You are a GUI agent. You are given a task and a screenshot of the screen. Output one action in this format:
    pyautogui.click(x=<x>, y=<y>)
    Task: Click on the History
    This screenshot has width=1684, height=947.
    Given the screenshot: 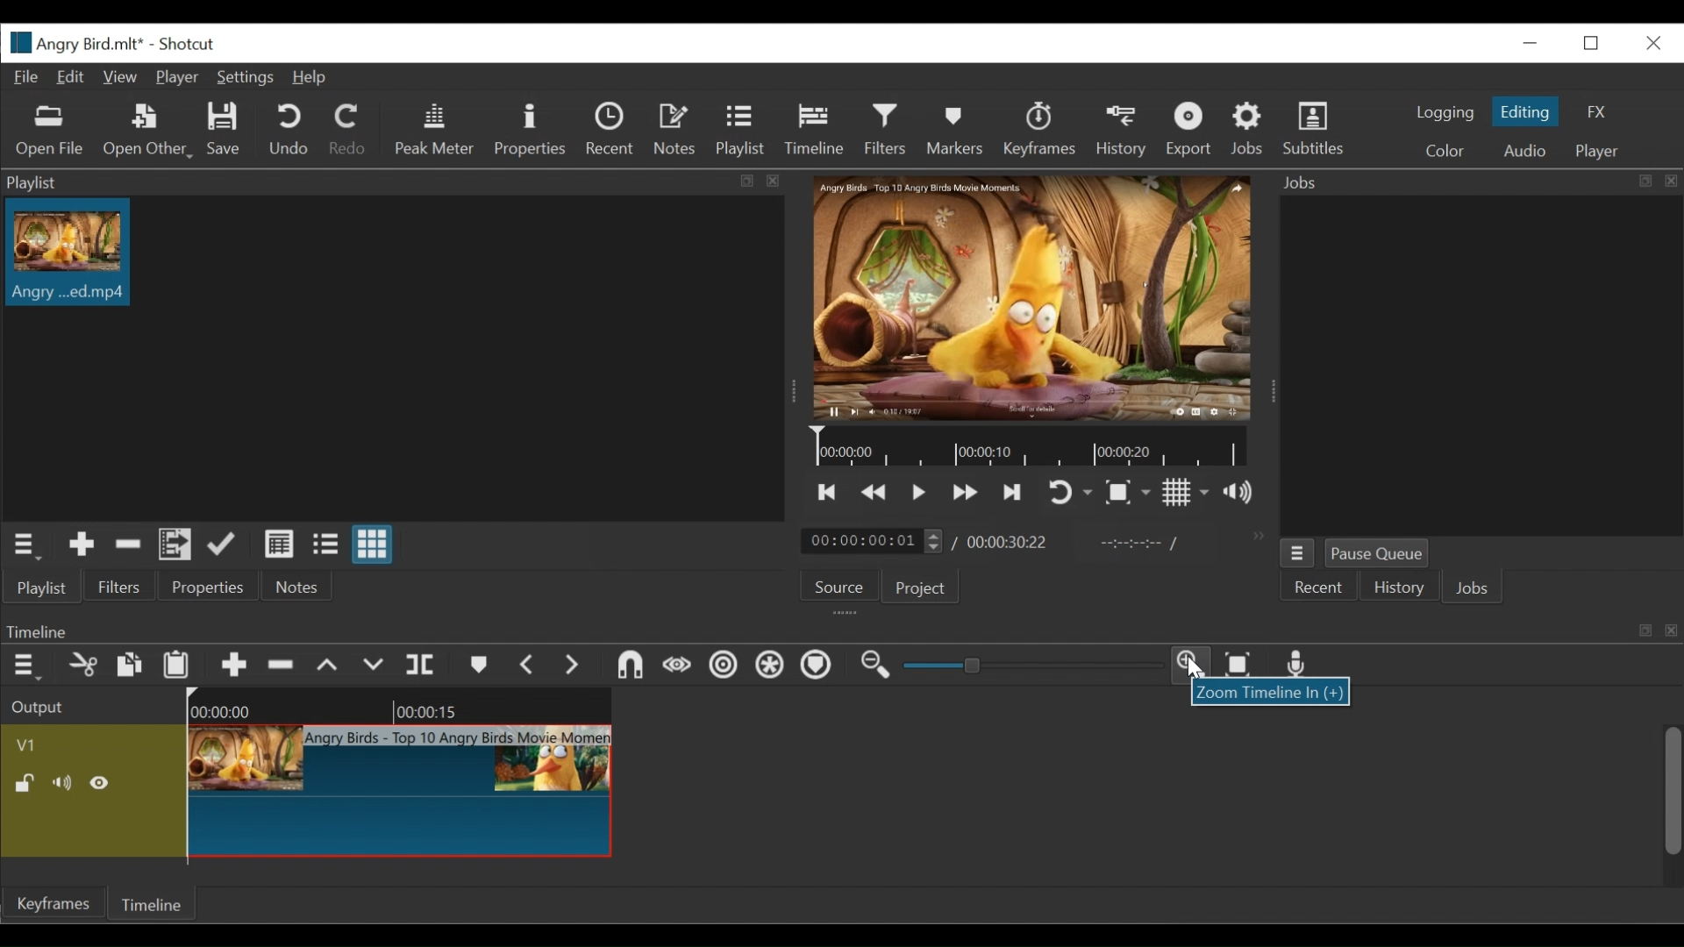 What is the action you would take?
    pyautogui.click(x=1399, y=587)
    